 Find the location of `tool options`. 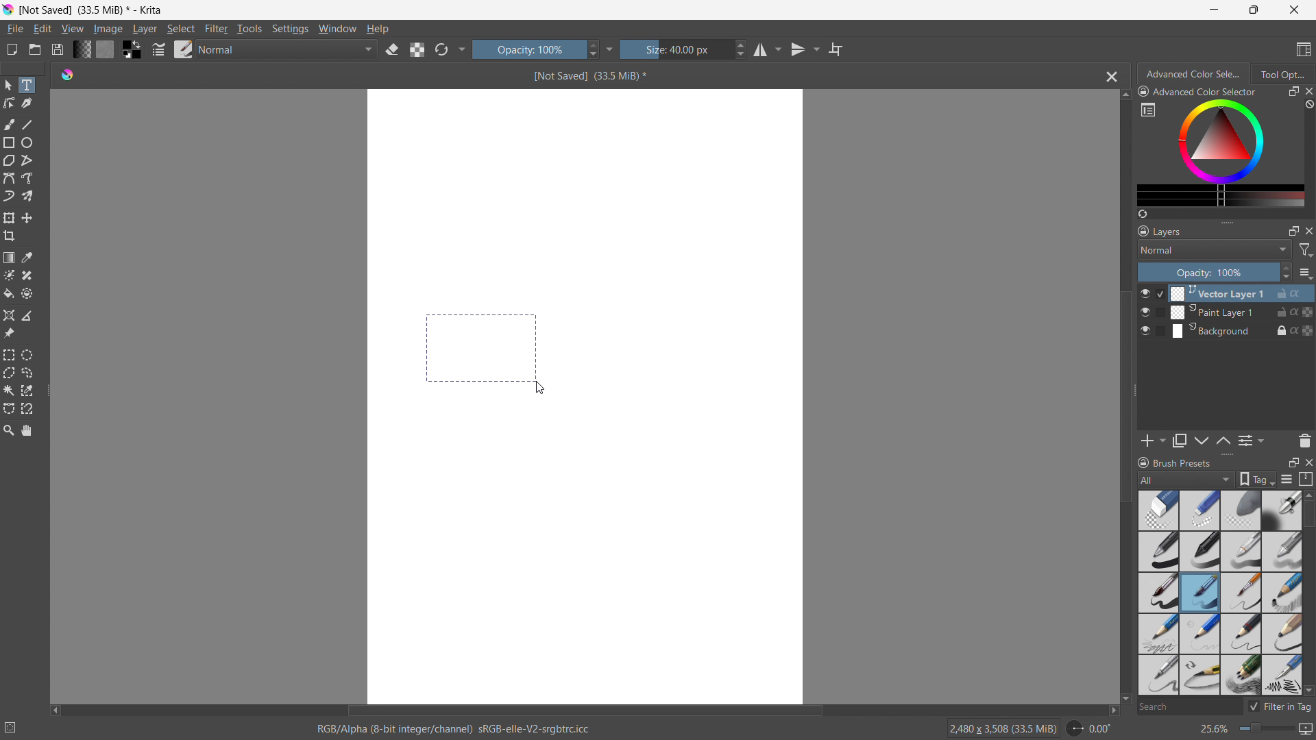

tool options is located at coordinates (1282, 73).